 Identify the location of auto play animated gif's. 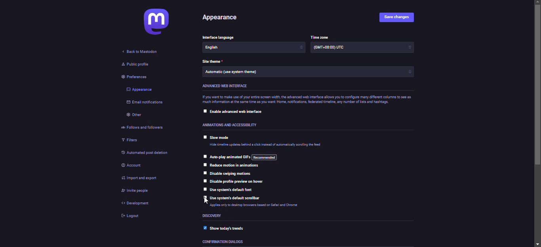
(244, 157).